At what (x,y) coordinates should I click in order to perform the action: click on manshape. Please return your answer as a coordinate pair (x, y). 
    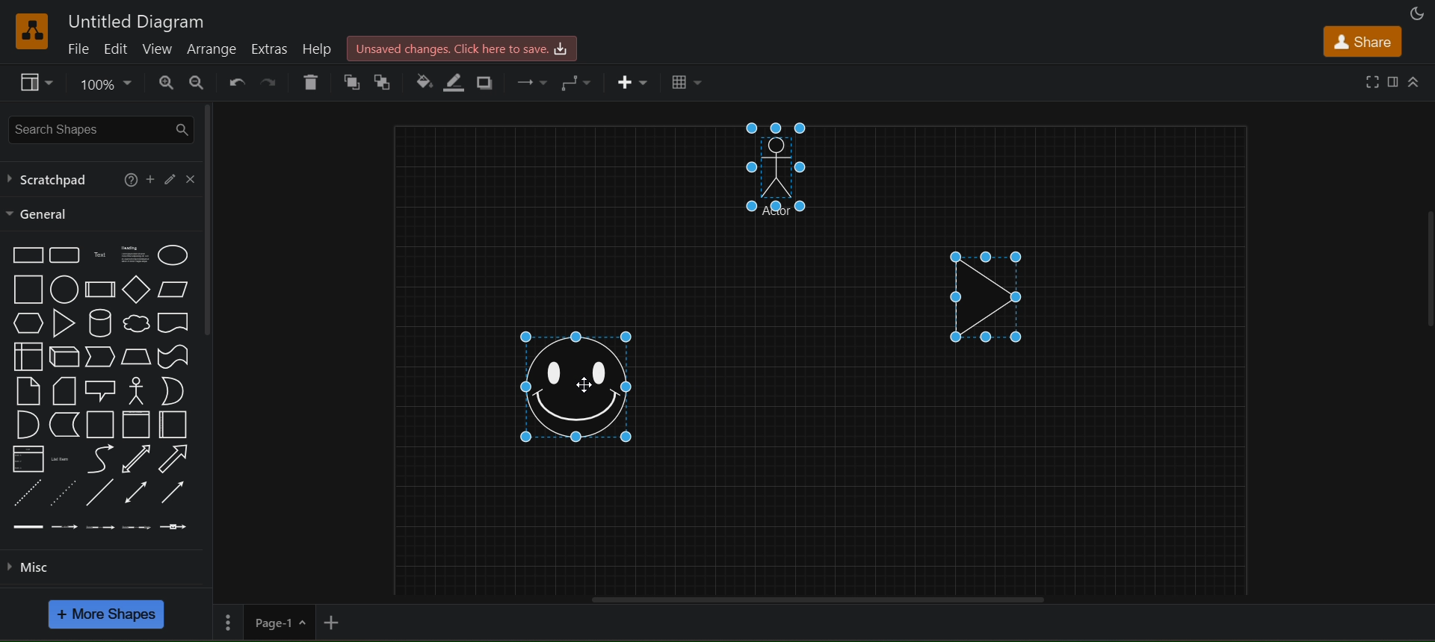
    Looking at the image, I should click on (785, 171).